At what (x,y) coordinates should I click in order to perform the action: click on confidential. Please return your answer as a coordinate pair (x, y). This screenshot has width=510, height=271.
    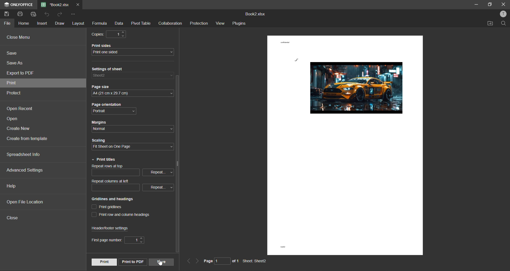
    Looking at the image, I should click on (284, 42).